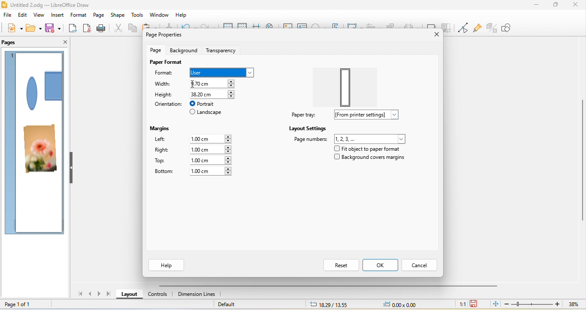 This screenshot has height=310, width=586. Describe the element at coordinates (212, 83) in the screenshot. I see `9.70 cm` at that location.